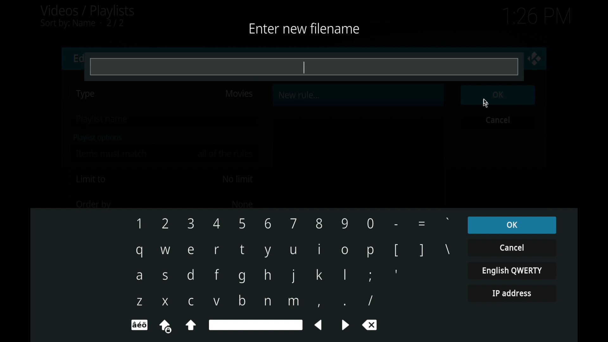 Image resolution: width=608 pixels, height=342 pixels. I want to click on videos/playlists, so click(87, 16).